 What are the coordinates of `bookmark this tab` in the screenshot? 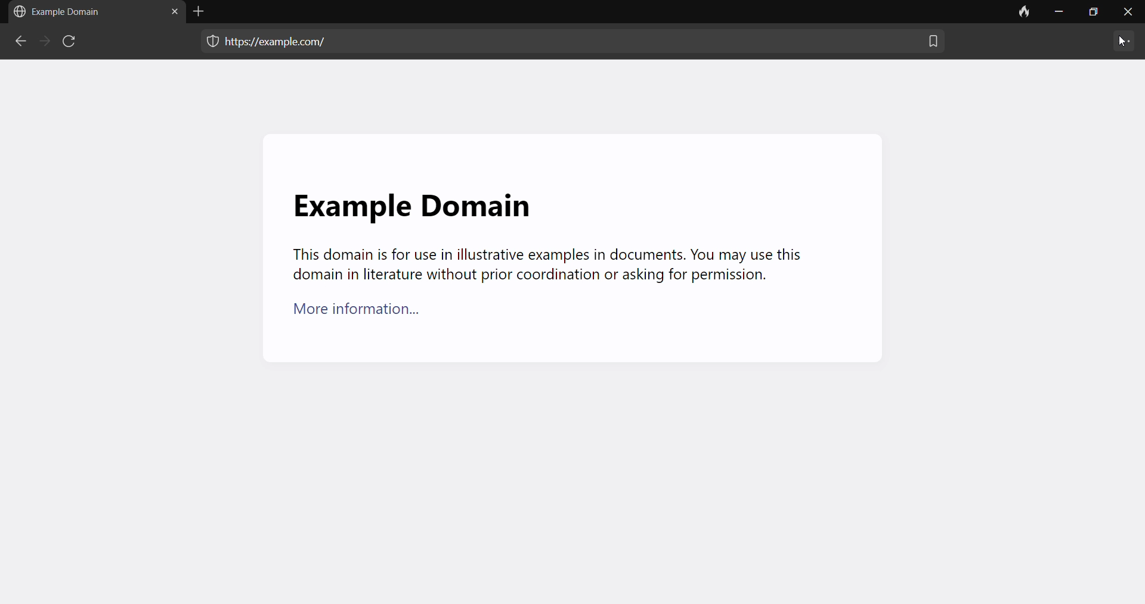 It's located at (933, 46).